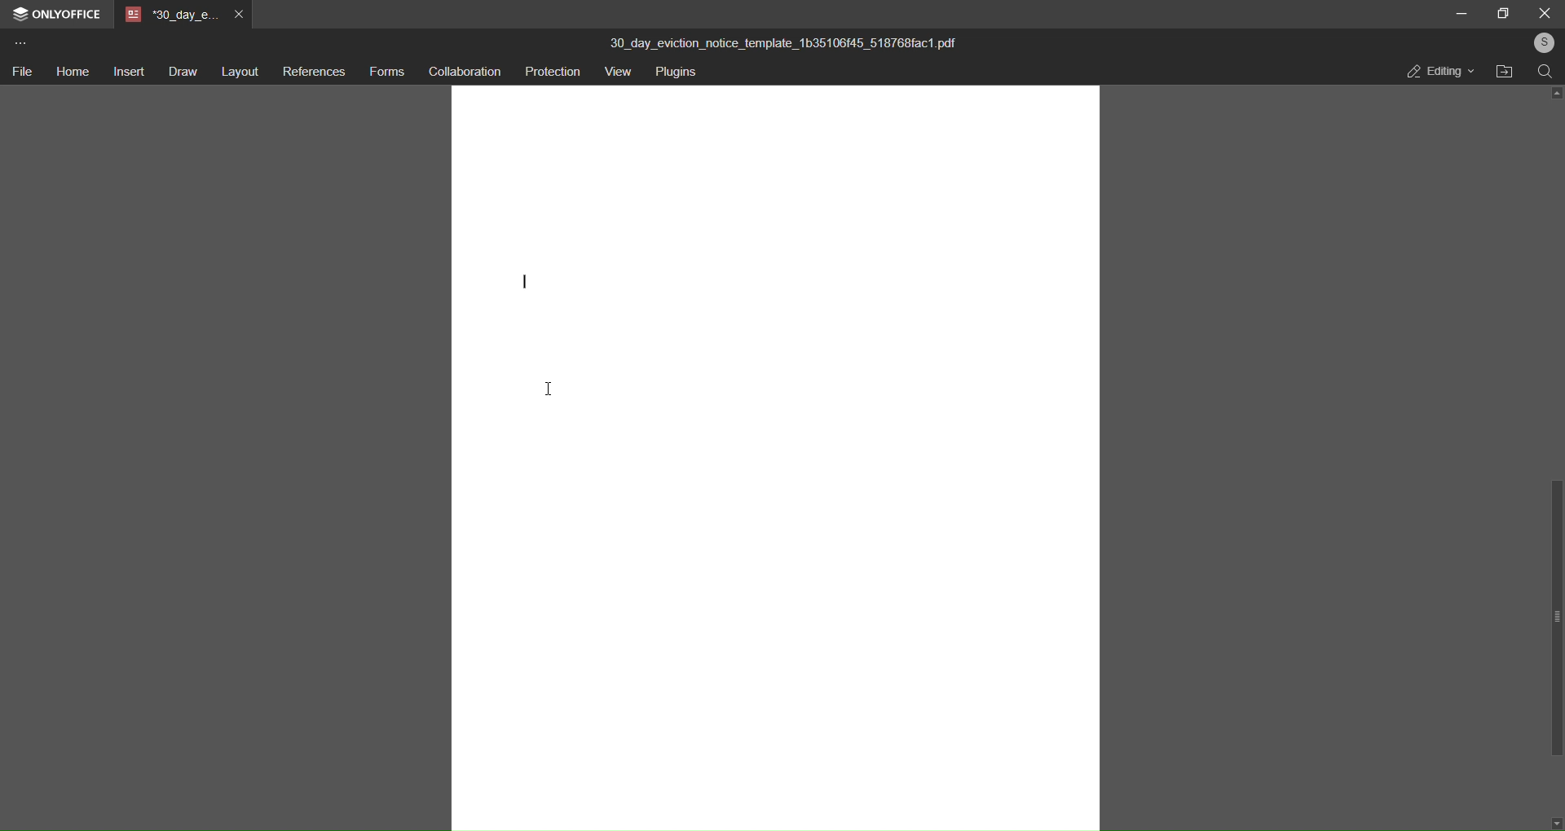 The height and width of the screenshot is (831, 1565). Describe the element at coordinates (170, 16) in the screenshot. I see `tab name` at that location.